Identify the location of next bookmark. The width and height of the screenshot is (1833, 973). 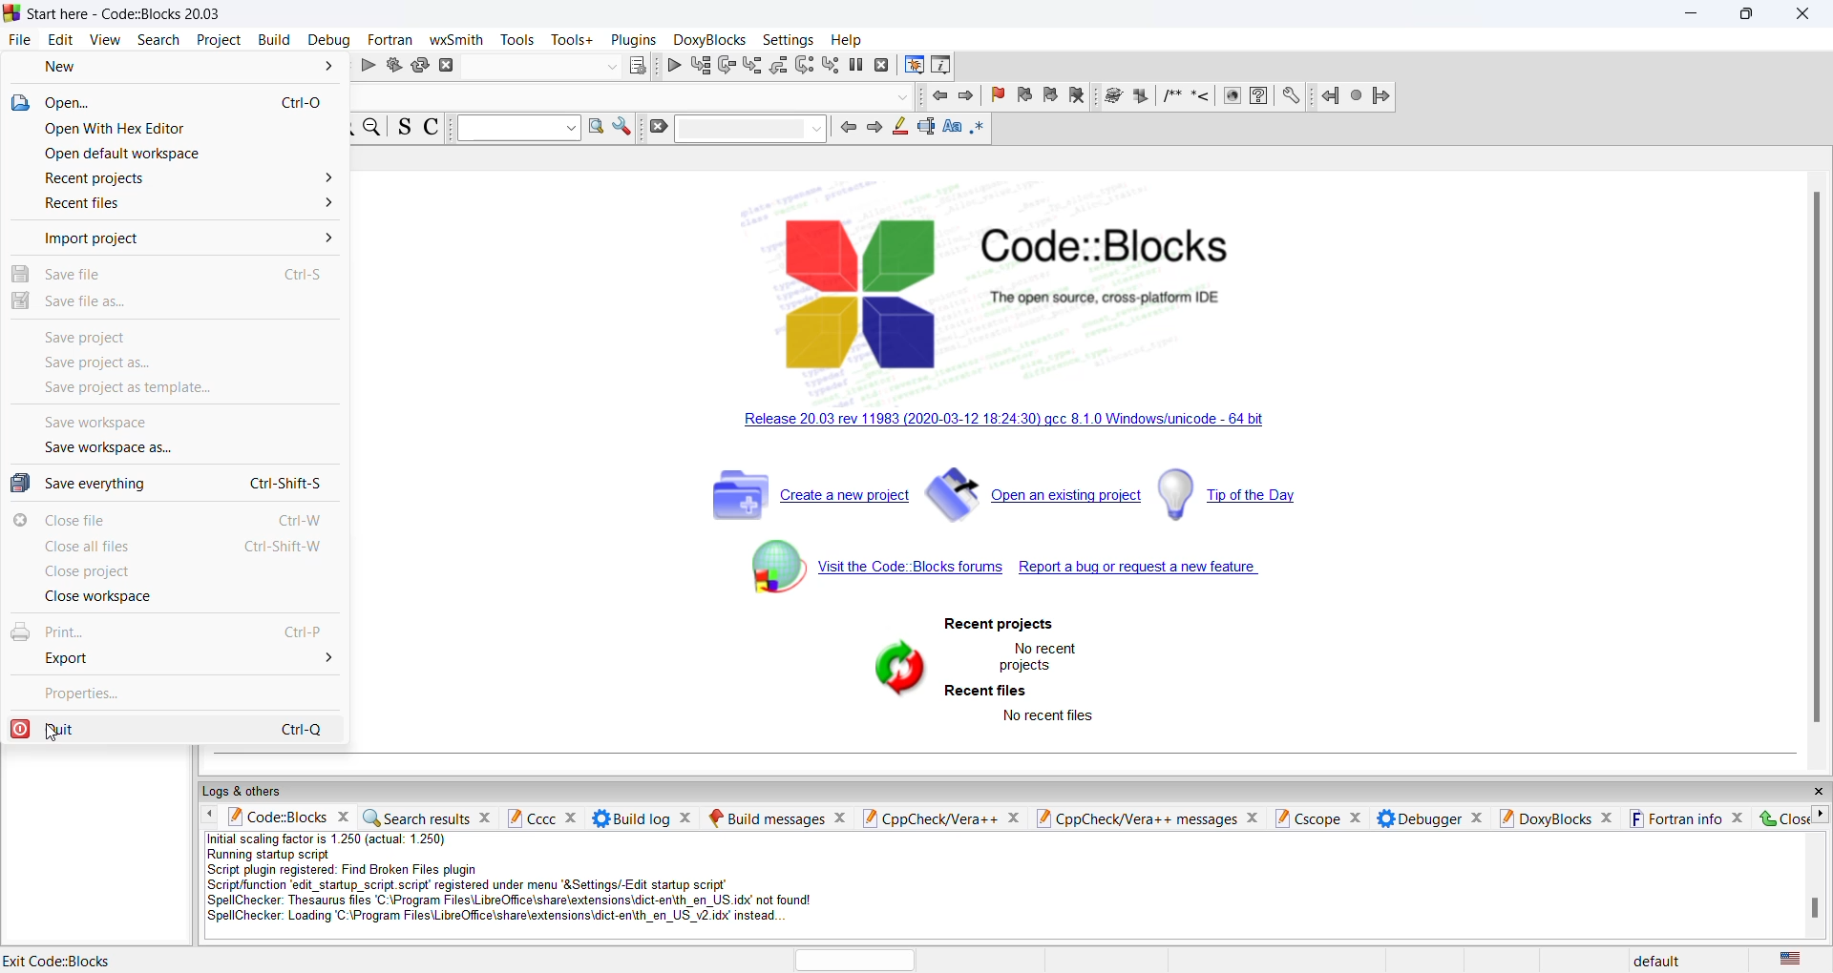
(1049, 94).